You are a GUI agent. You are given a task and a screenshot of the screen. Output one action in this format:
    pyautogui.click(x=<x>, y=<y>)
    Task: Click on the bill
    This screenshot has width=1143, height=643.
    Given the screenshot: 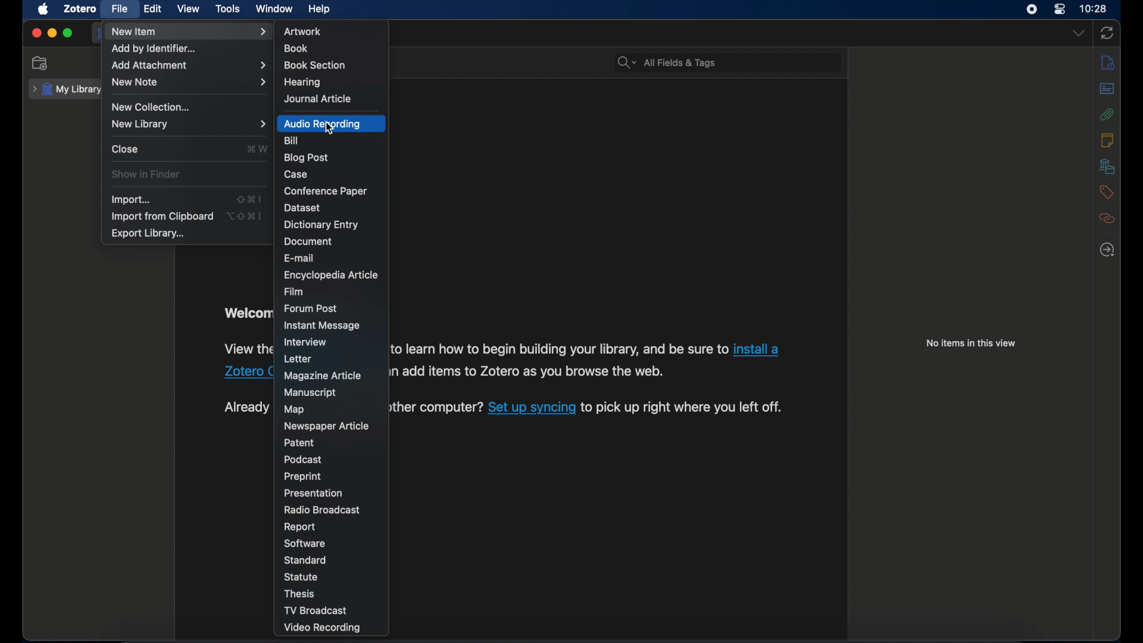 What is the action you would take?
    pyautogui.click(x=292, y=141)
    